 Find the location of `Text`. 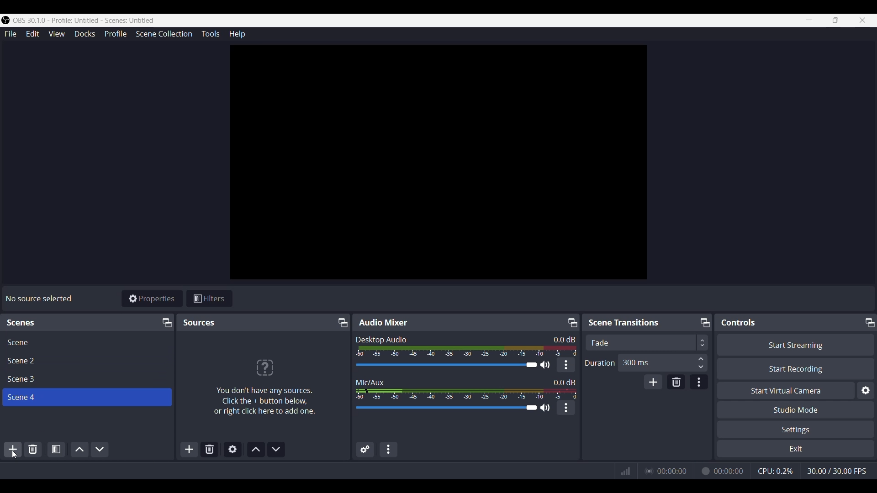

Text is located at coordinates (27, 323).